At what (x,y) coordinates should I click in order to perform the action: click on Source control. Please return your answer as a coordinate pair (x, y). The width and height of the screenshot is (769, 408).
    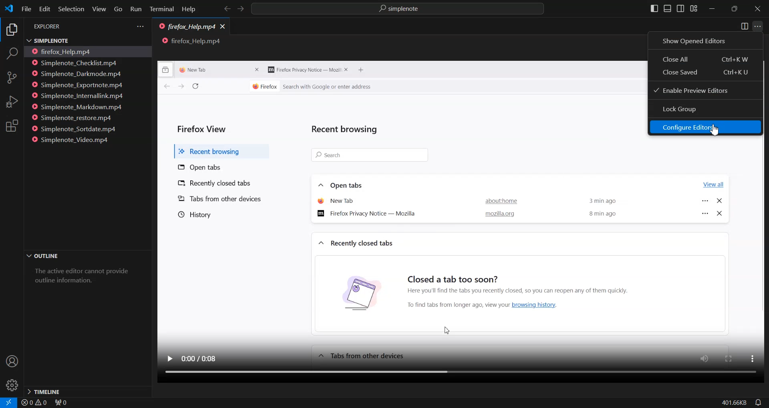
    Looking at the image, I should click on (12, 78).